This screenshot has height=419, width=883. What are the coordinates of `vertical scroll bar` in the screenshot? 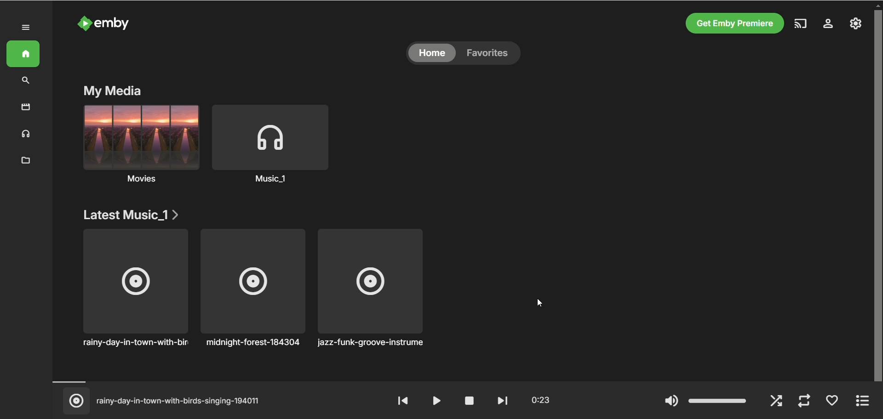 It's located at (877, 193).